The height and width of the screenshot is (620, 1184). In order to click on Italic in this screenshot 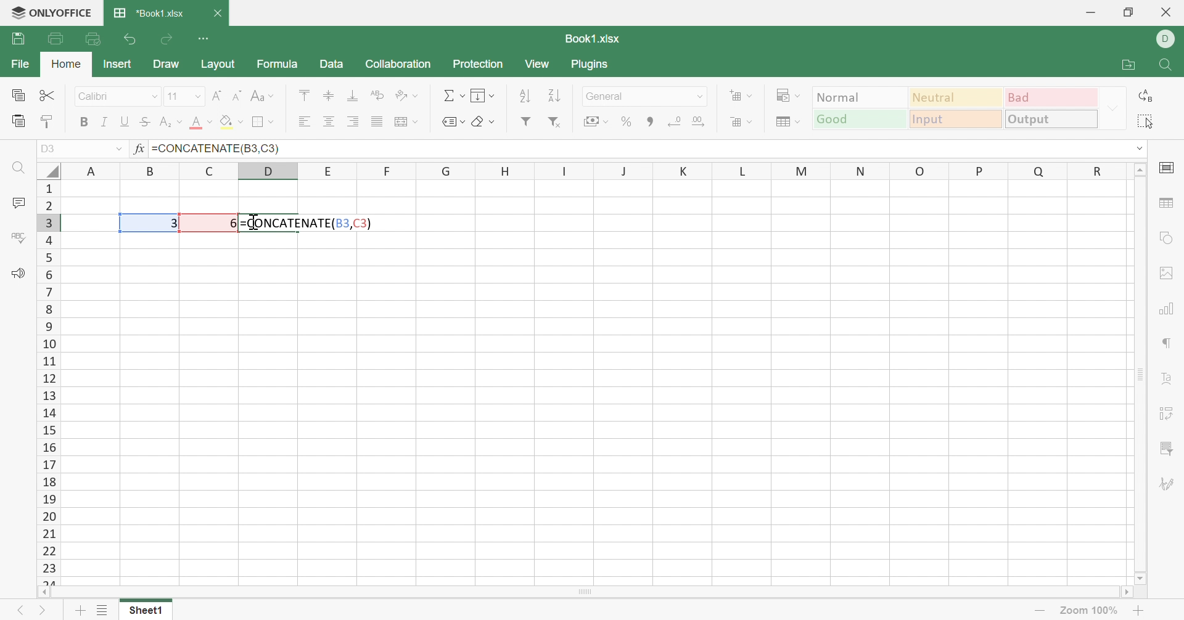, I will do `click(105, 123)`.